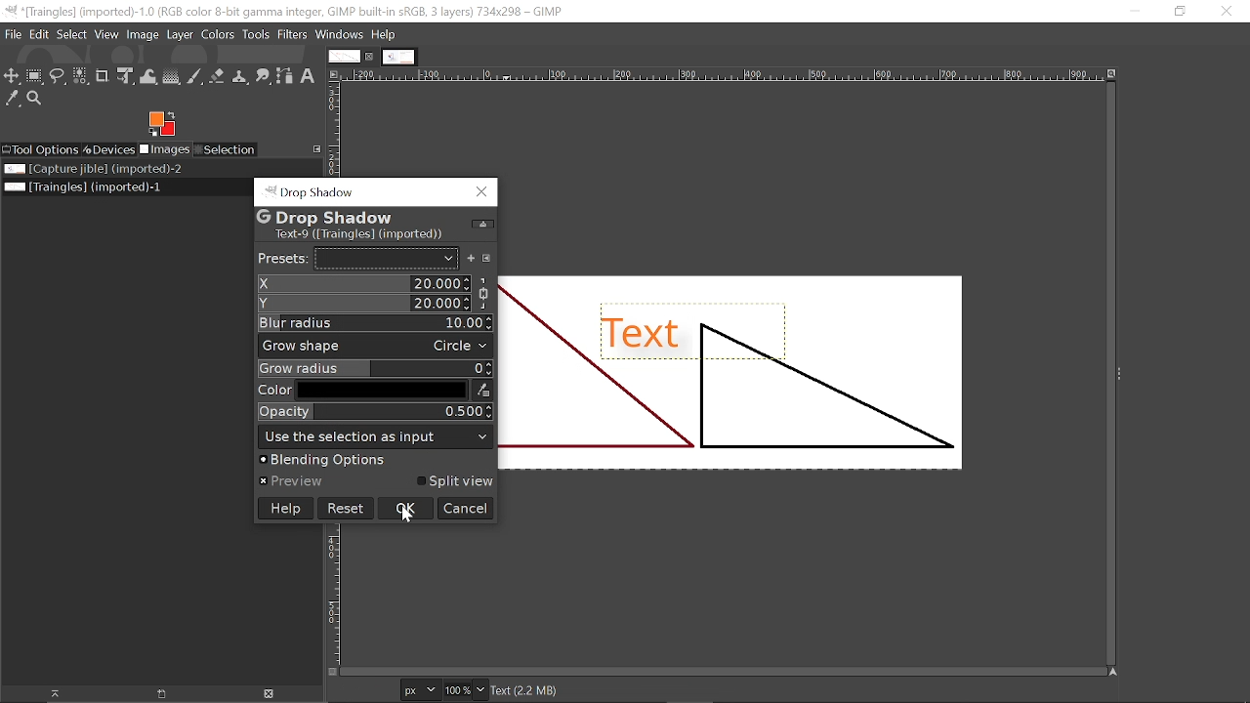  What do you see at coordinates (196, 77) in the screenshot?
I see `Paintbrush tool` at bounding box center [196, 77].